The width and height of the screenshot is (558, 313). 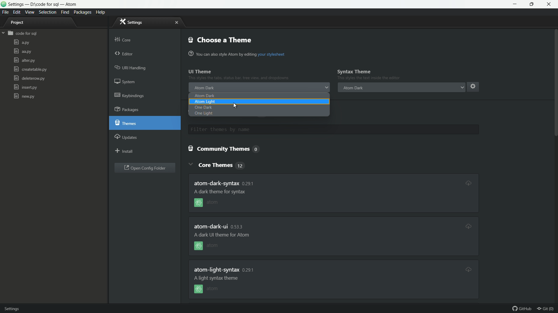 What do you see at coordinates (145, 168) in the screenshot?
I see `open config folder` at bounding box center [145, 168].